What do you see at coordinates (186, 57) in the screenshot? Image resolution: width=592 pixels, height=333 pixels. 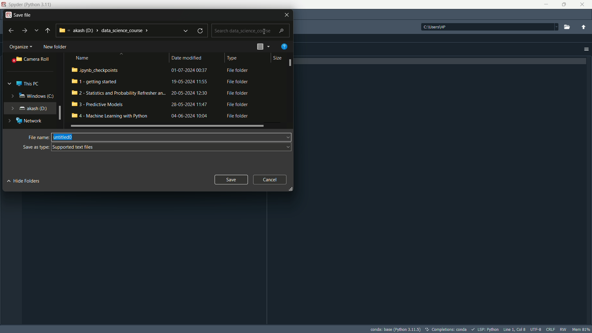 I see `data modified` at bounding box center [186, 57].